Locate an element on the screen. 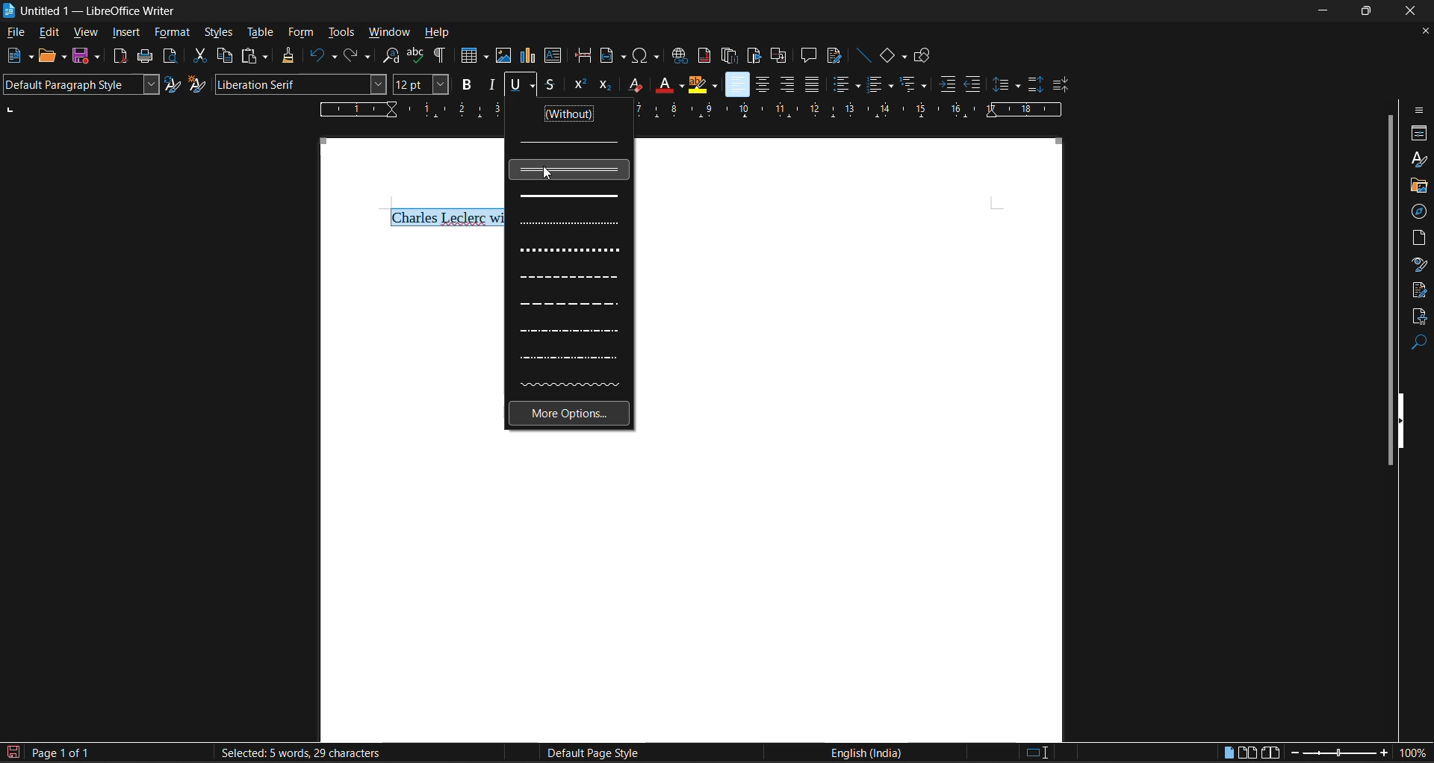  new style from selection is located at coordinates (197, 84).